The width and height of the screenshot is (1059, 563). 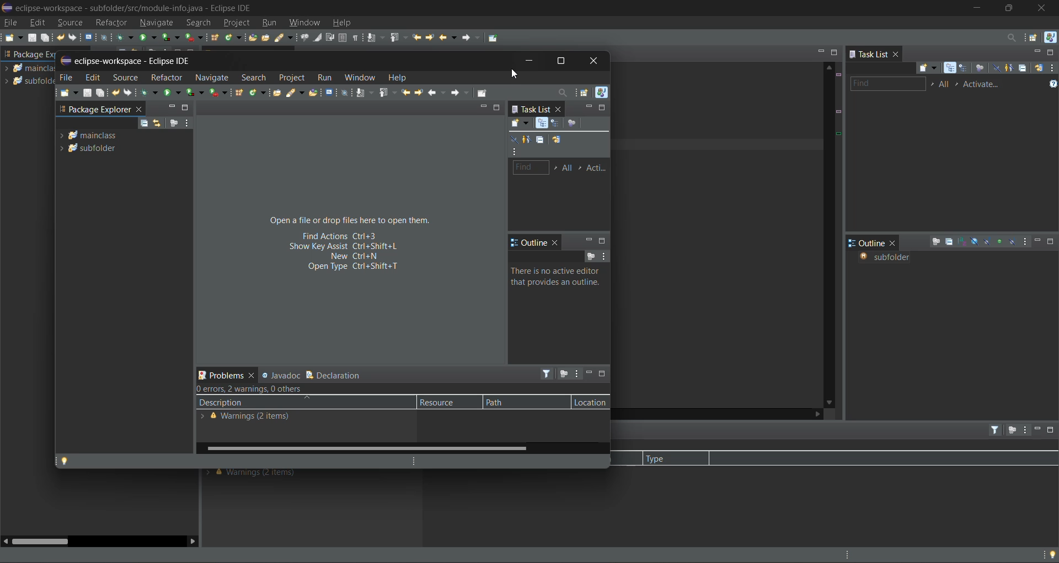 What do you see at coordinates (589, 107) in the screenshot?
I see `minimize` at bounding box center [589, 107].